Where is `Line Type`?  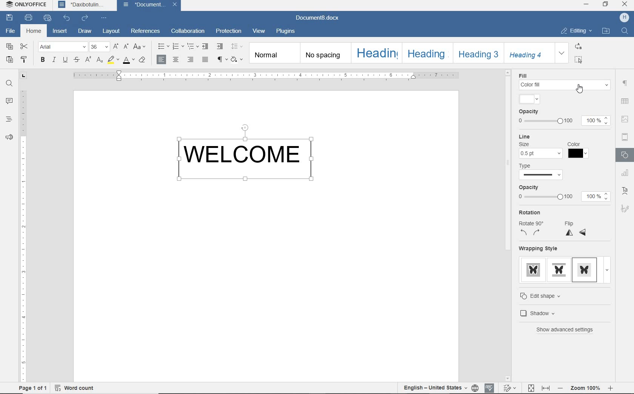 Line Type is located at coordinates (527, 166).